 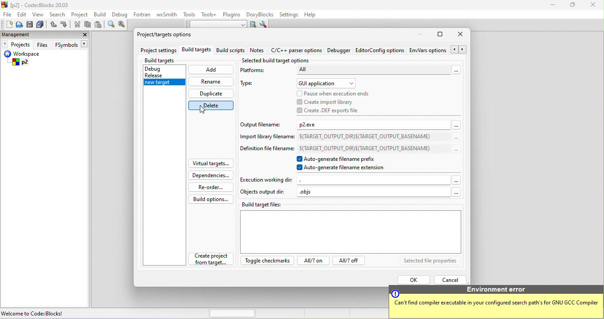 What do you see at coordinates (54, 25) in the screenshot?
I see `undo` at bounding box center [54, 25].